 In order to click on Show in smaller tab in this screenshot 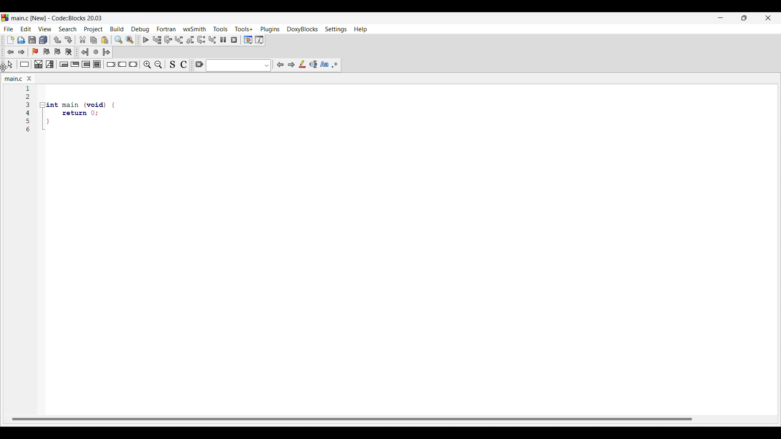, I will do `click(744, 18)`.